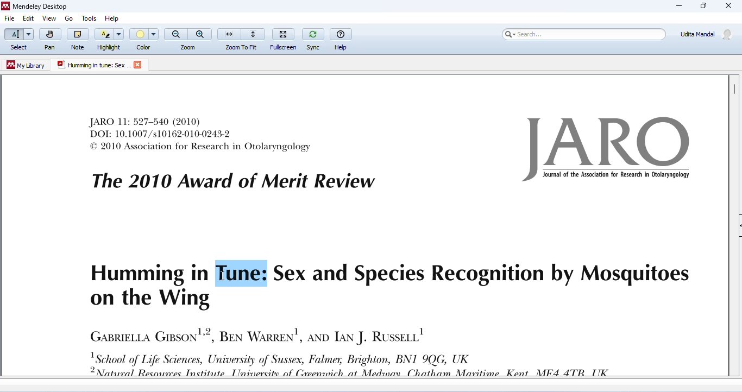 The image size is (742, 392). I want to click on help, so click(115, 16).